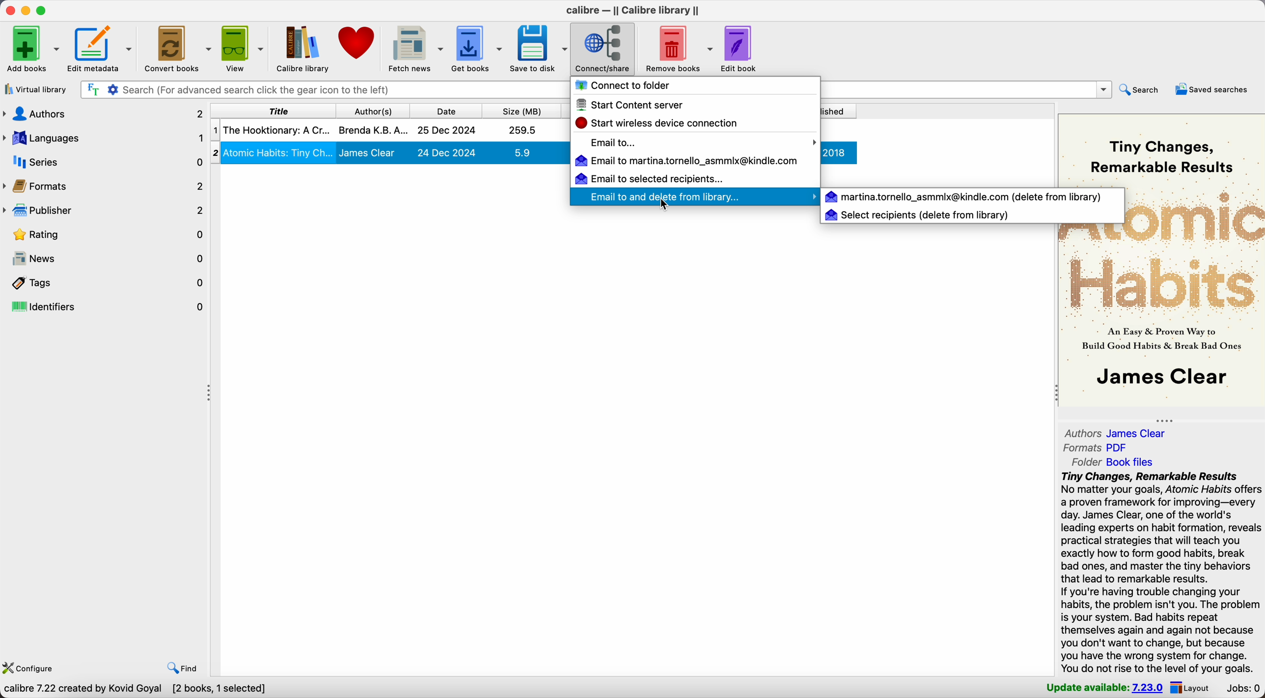  What do you see at coordinates (105, 234) in the screenshot?
I see `rating` at bounding box center [105, 234].